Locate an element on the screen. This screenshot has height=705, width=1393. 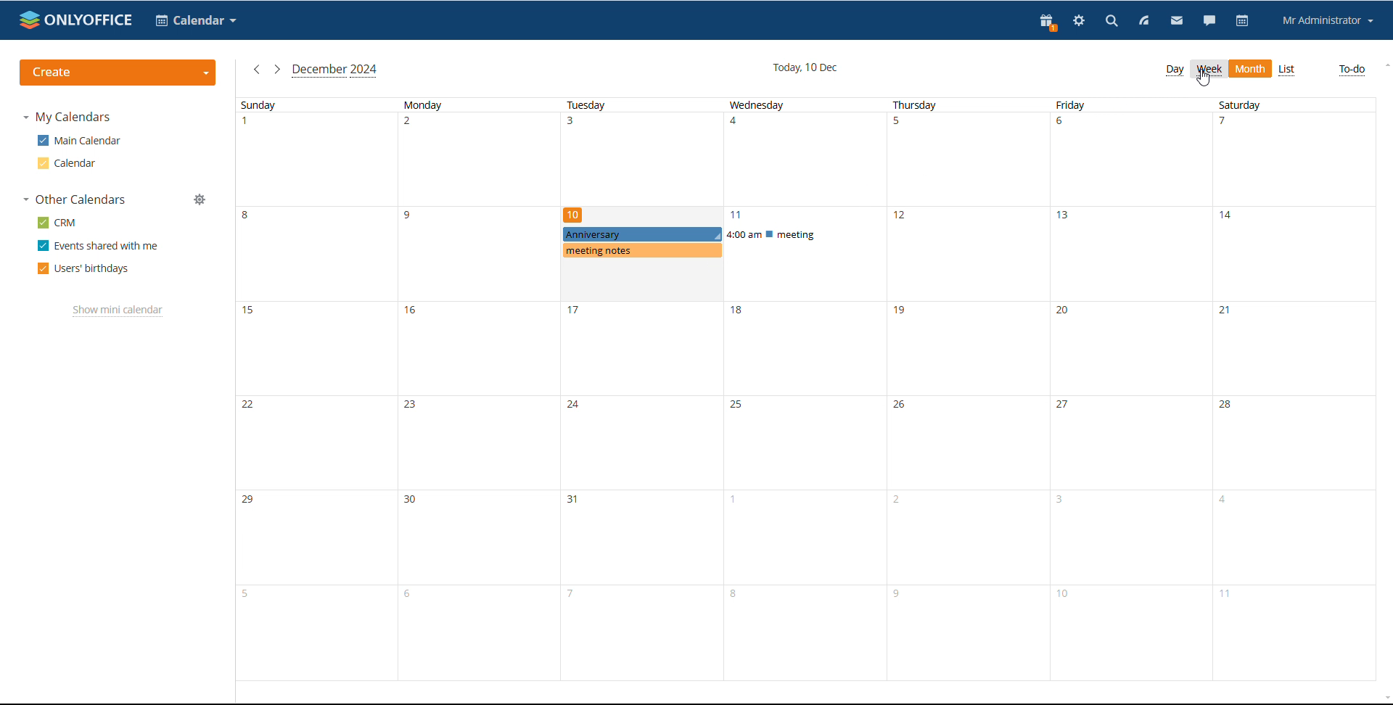
main calendar is located at coordinates (79, 141).